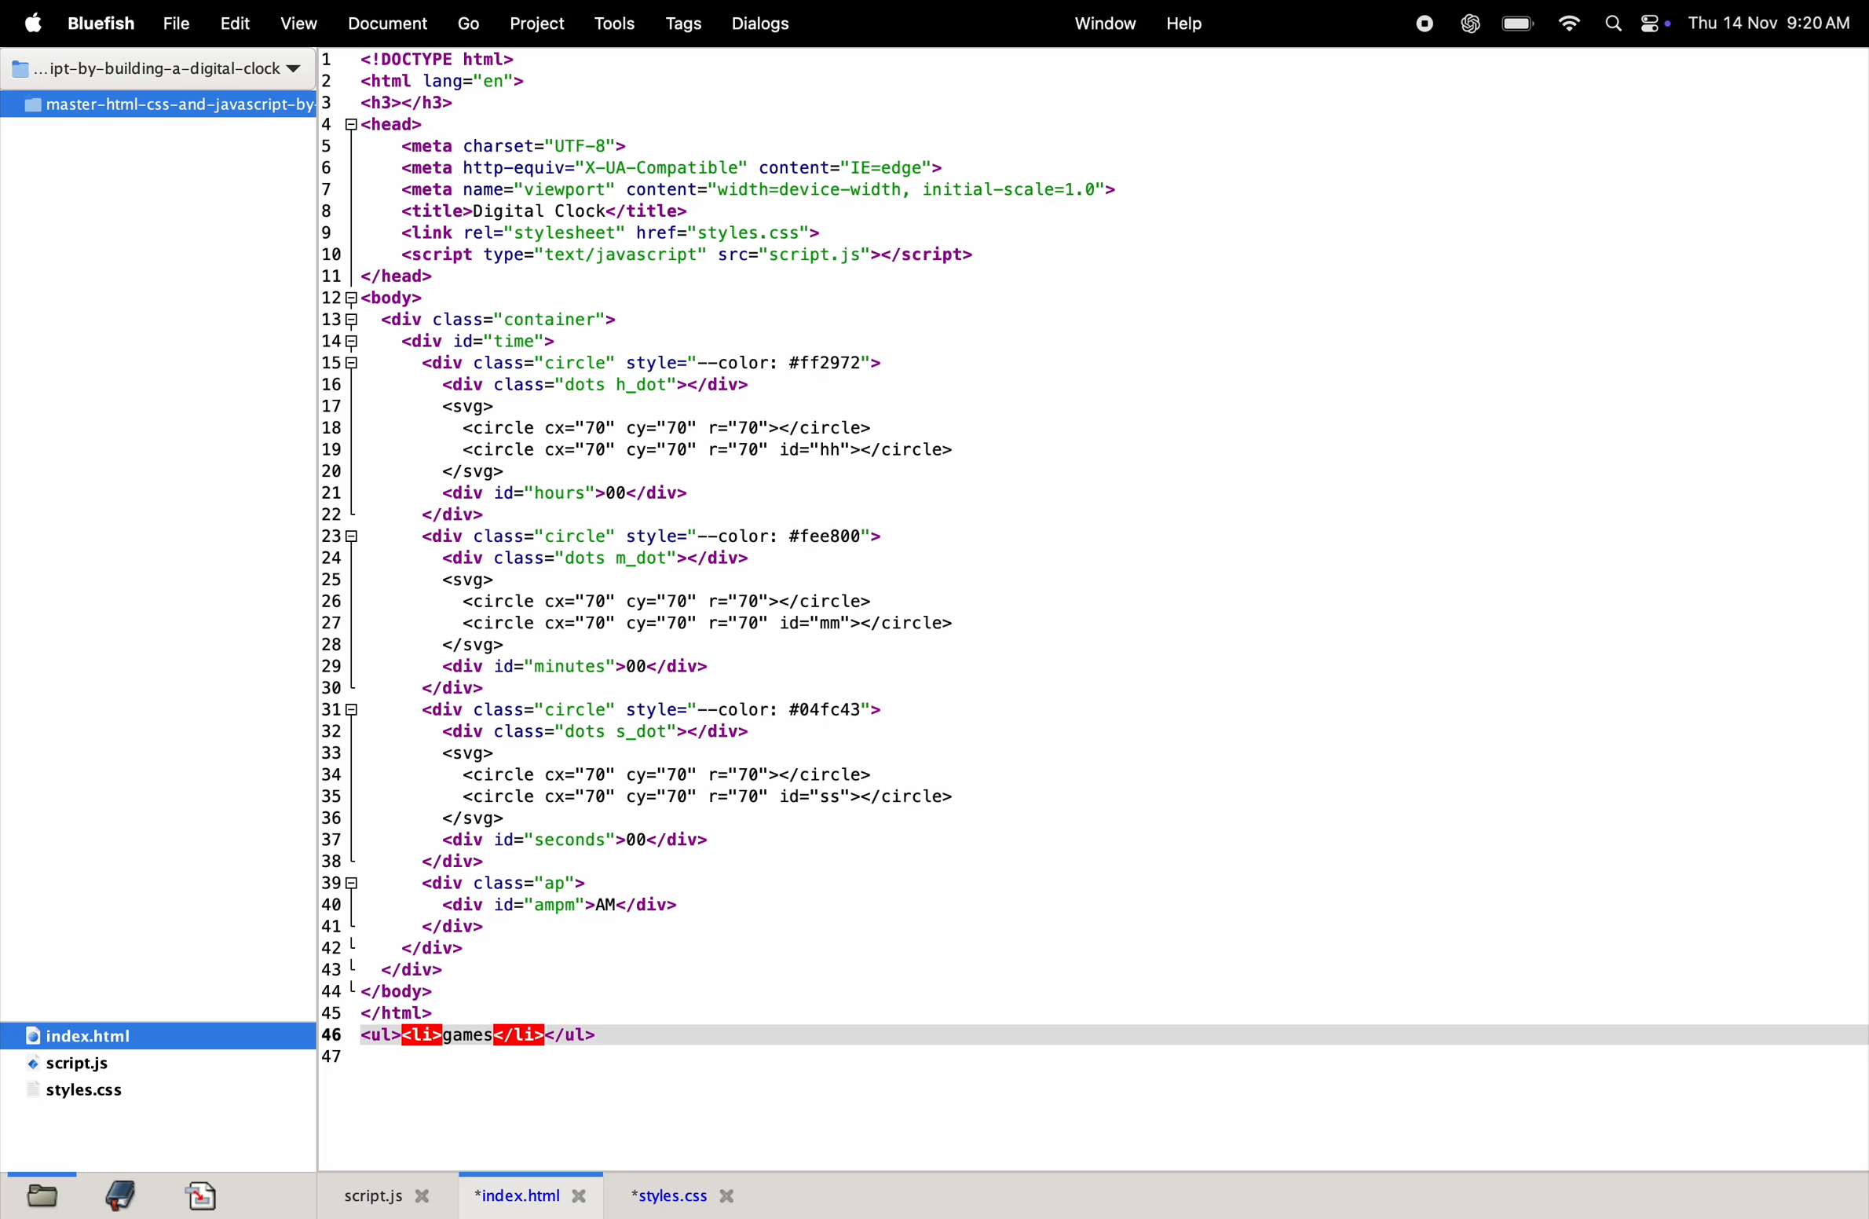 Image resolution: width=1869 pixels, height=1219 pixels. What do you see at coordinates (713, 1195) in the screenshot?
I see `Style.css` at bounding box center [713, 1195].